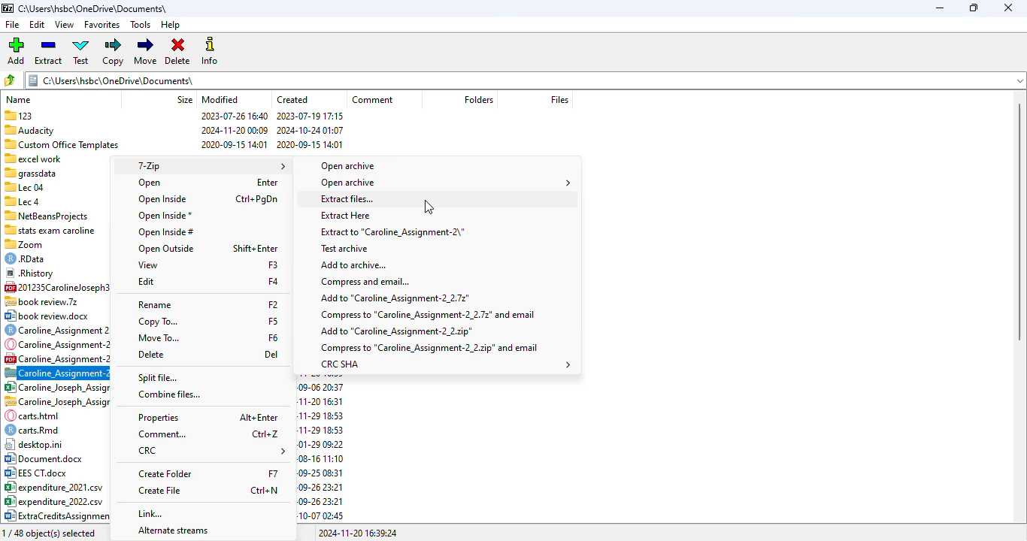  Describe the element at coordinates (58, 330) in the screenshot. I see `) Caroline_Assignment 2.... 5703 2023-10-06 15:41 2023-09-26 23:53` at that location.